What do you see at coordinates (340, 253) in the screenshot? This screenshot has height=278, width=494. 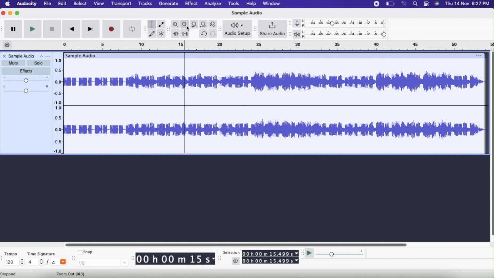 I see `Playback speed` at bounding box center [340, 253].